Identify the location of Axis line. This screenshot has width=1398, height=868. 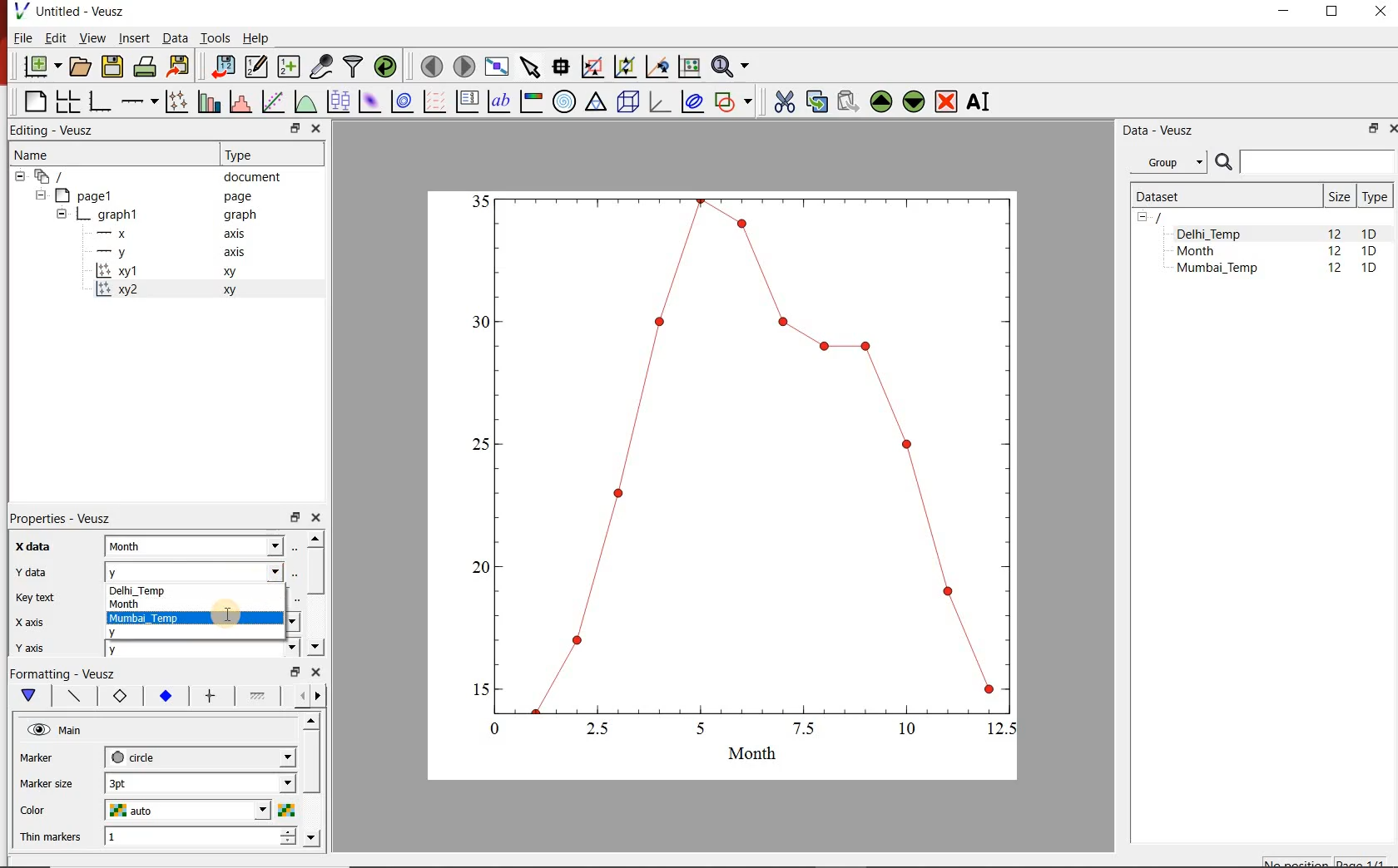
(72, 696).